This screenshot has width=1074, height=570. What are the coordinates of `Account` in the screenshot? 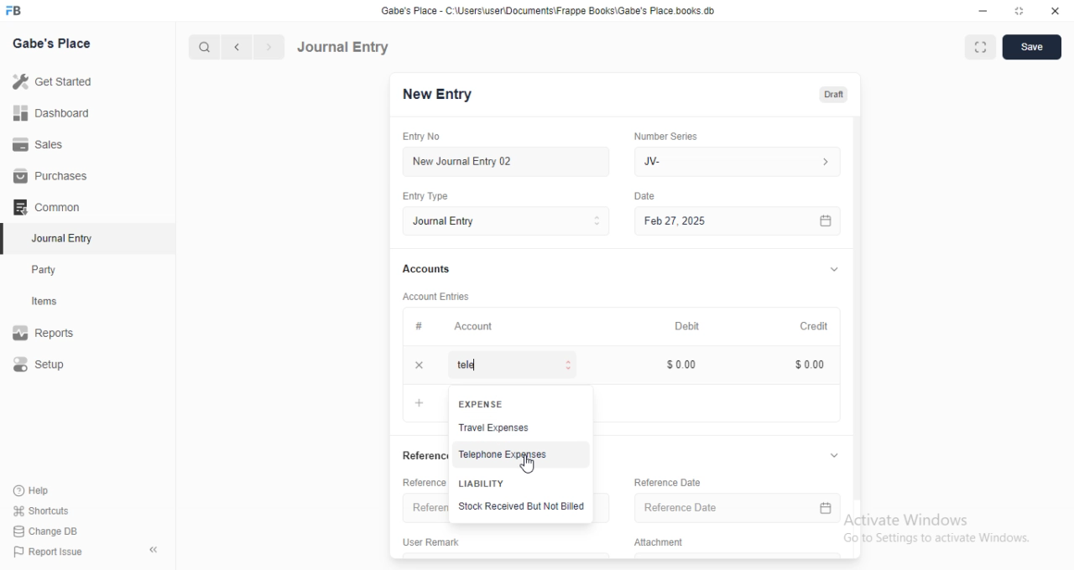 It's located at (474, 327).